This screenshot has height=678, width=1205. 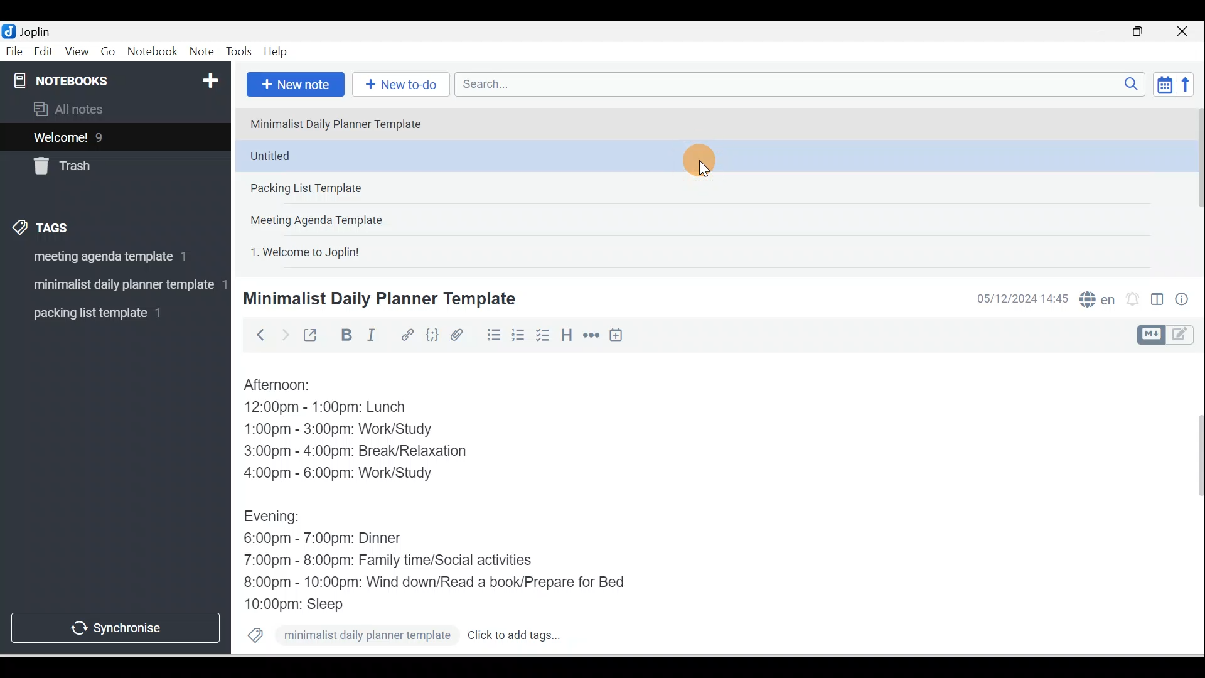 I want to click on 1:00pm - 3:00pm: Work/Study, so click(x=338, y=430).